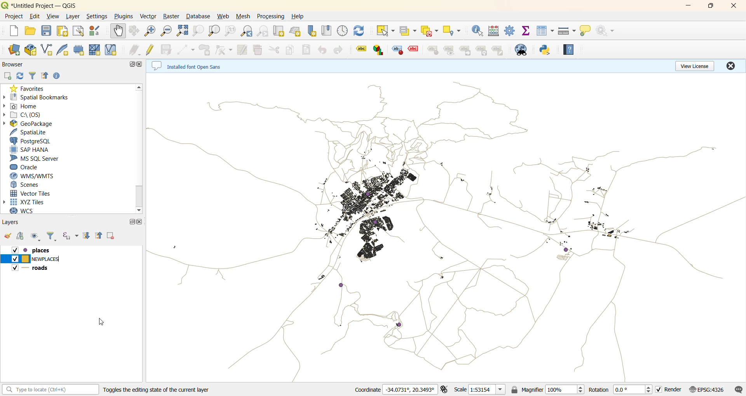  I want to click on attributes table, so click(545, 31).